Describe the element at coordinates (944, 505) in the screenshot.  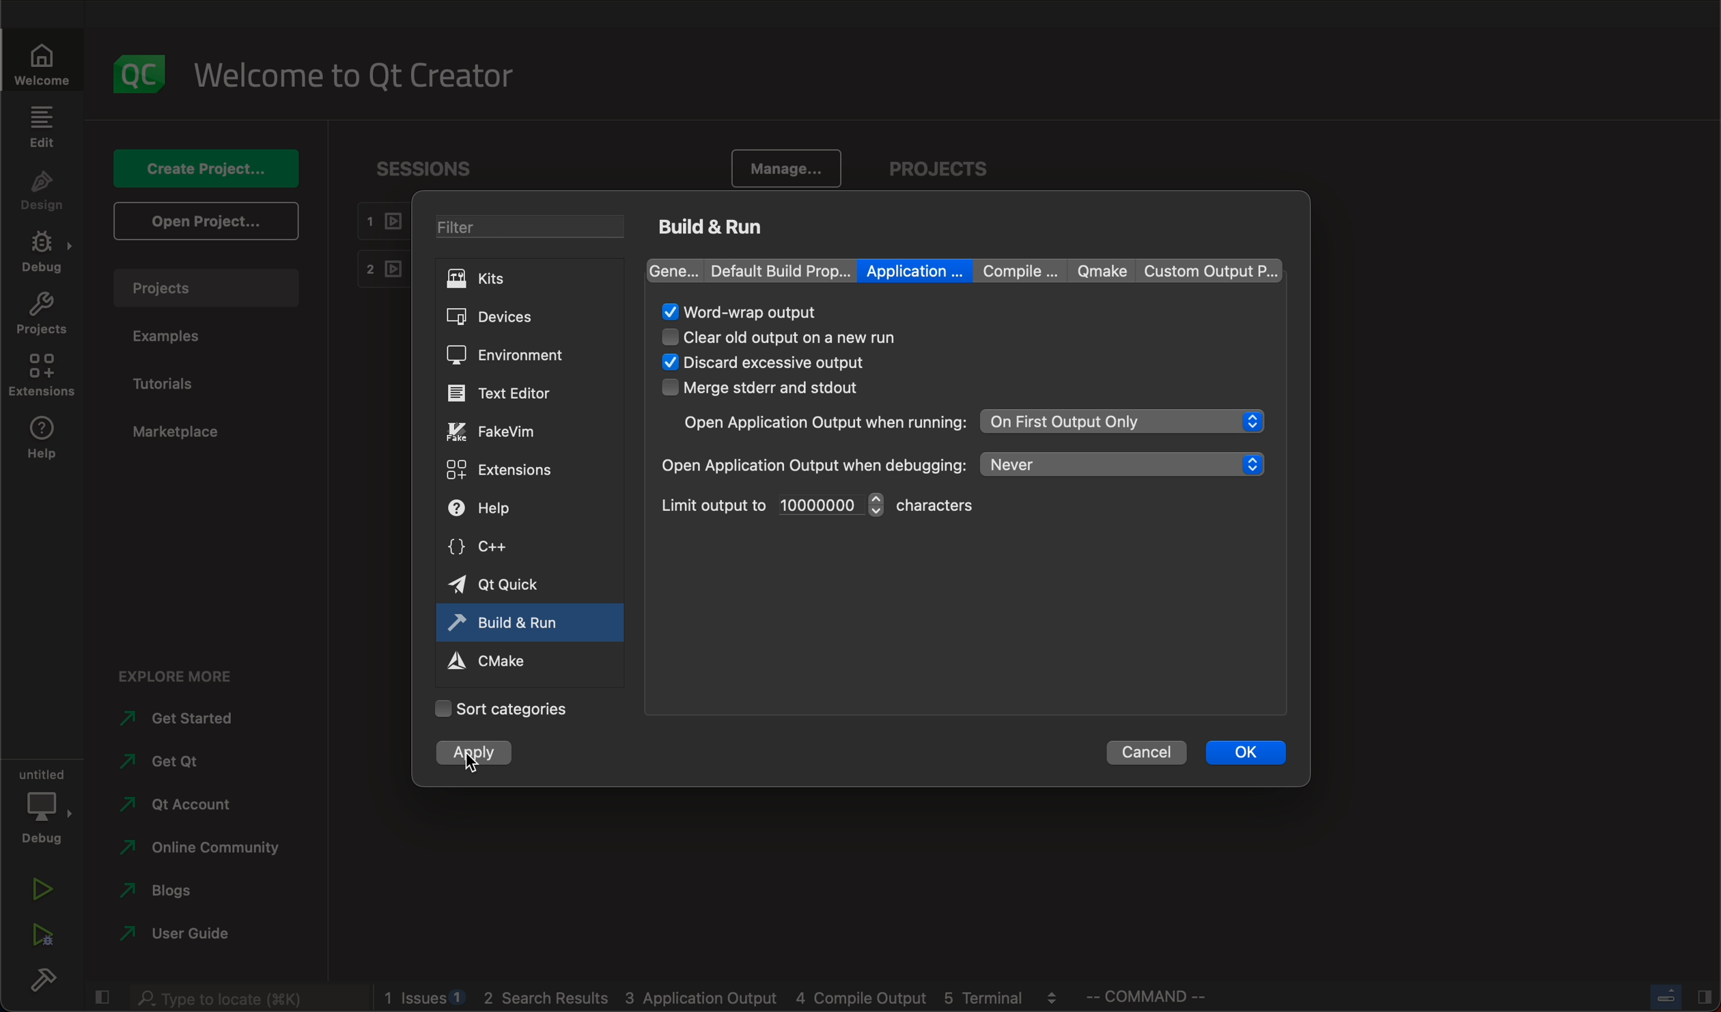
I see `character` at that location.